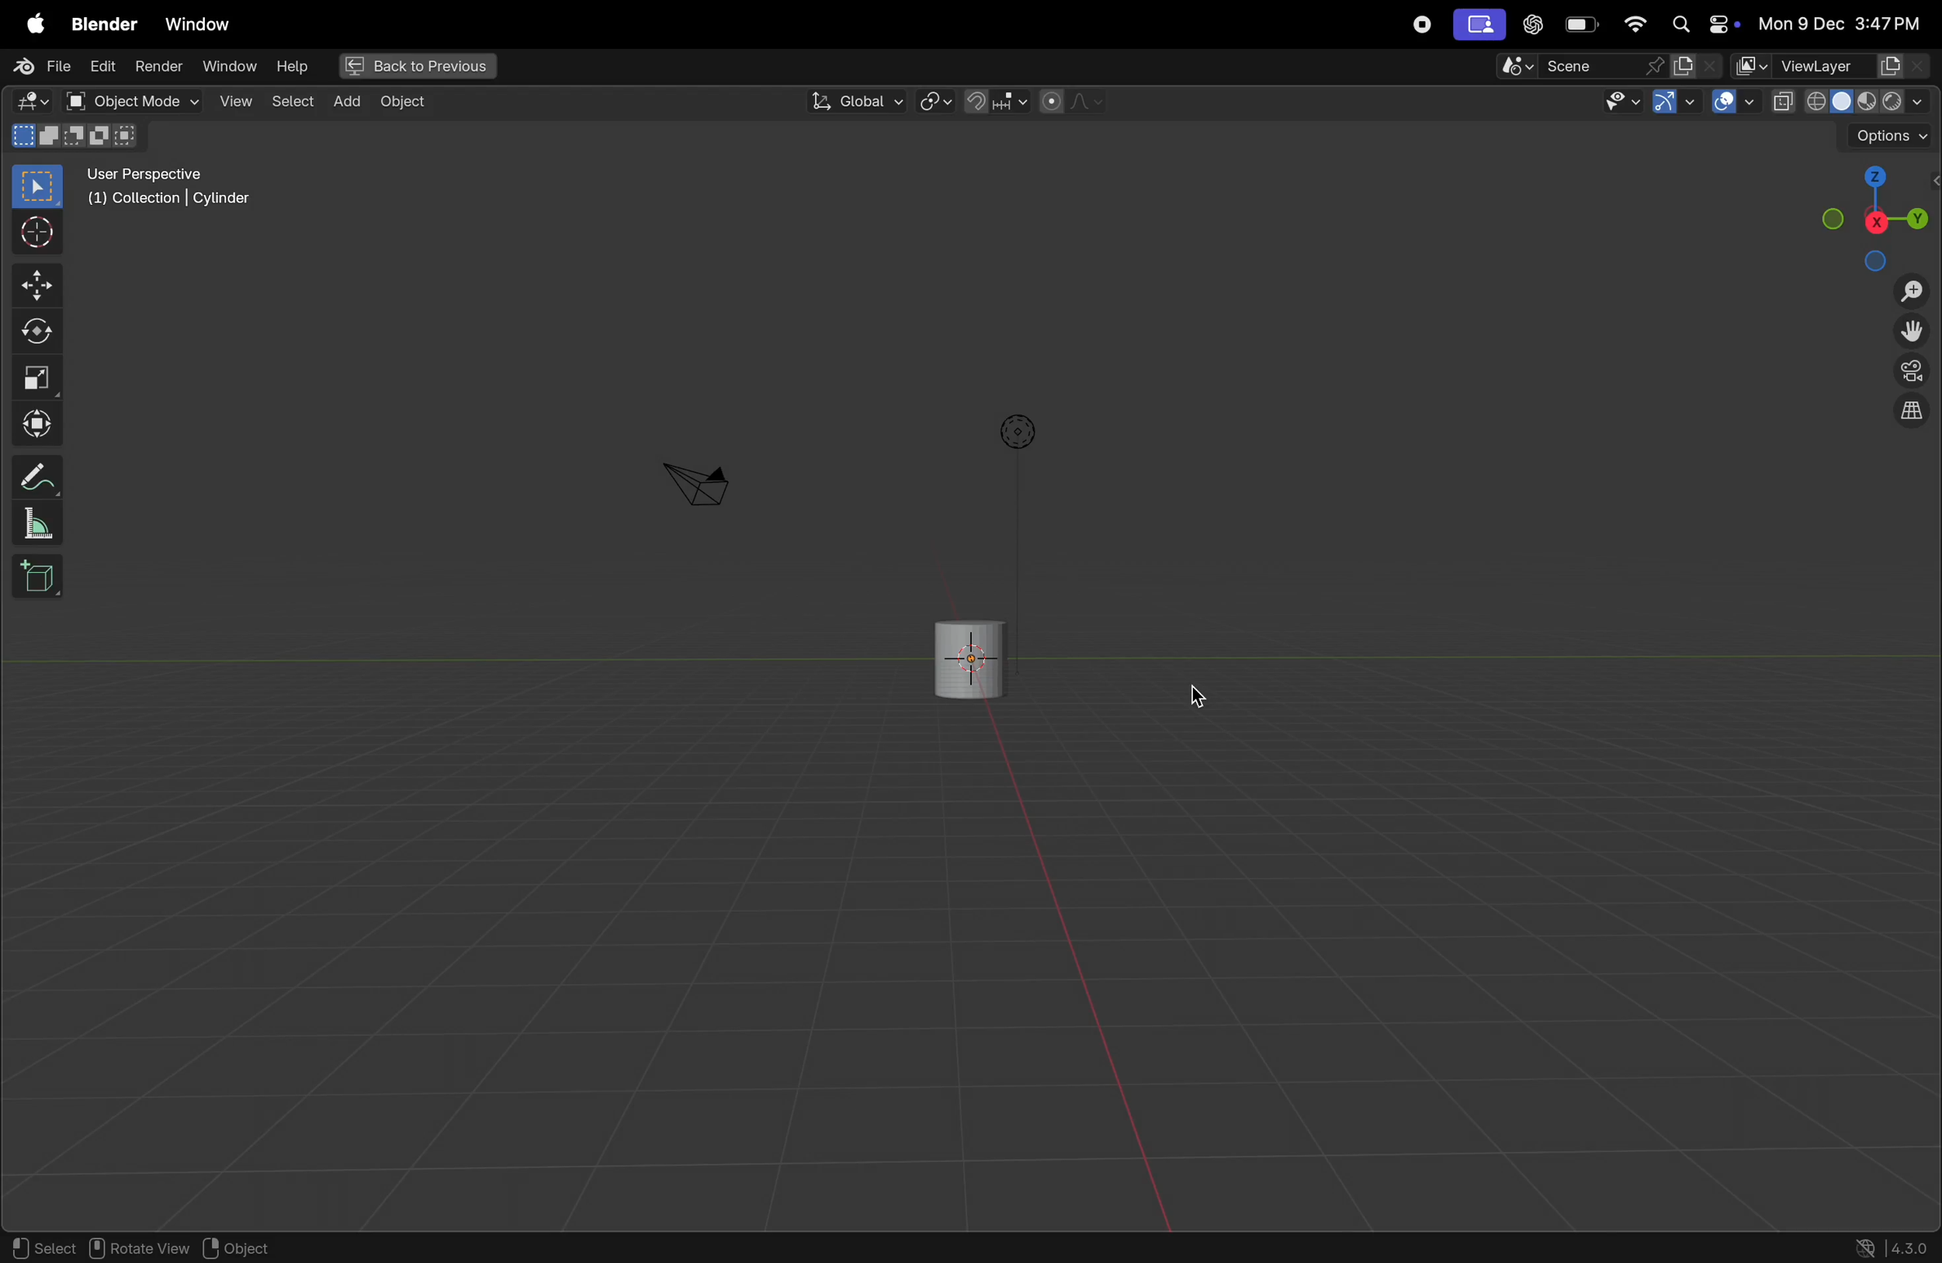  Describe the element at coordinates (104, 68) in the screenshot. I see `edit` at that location.